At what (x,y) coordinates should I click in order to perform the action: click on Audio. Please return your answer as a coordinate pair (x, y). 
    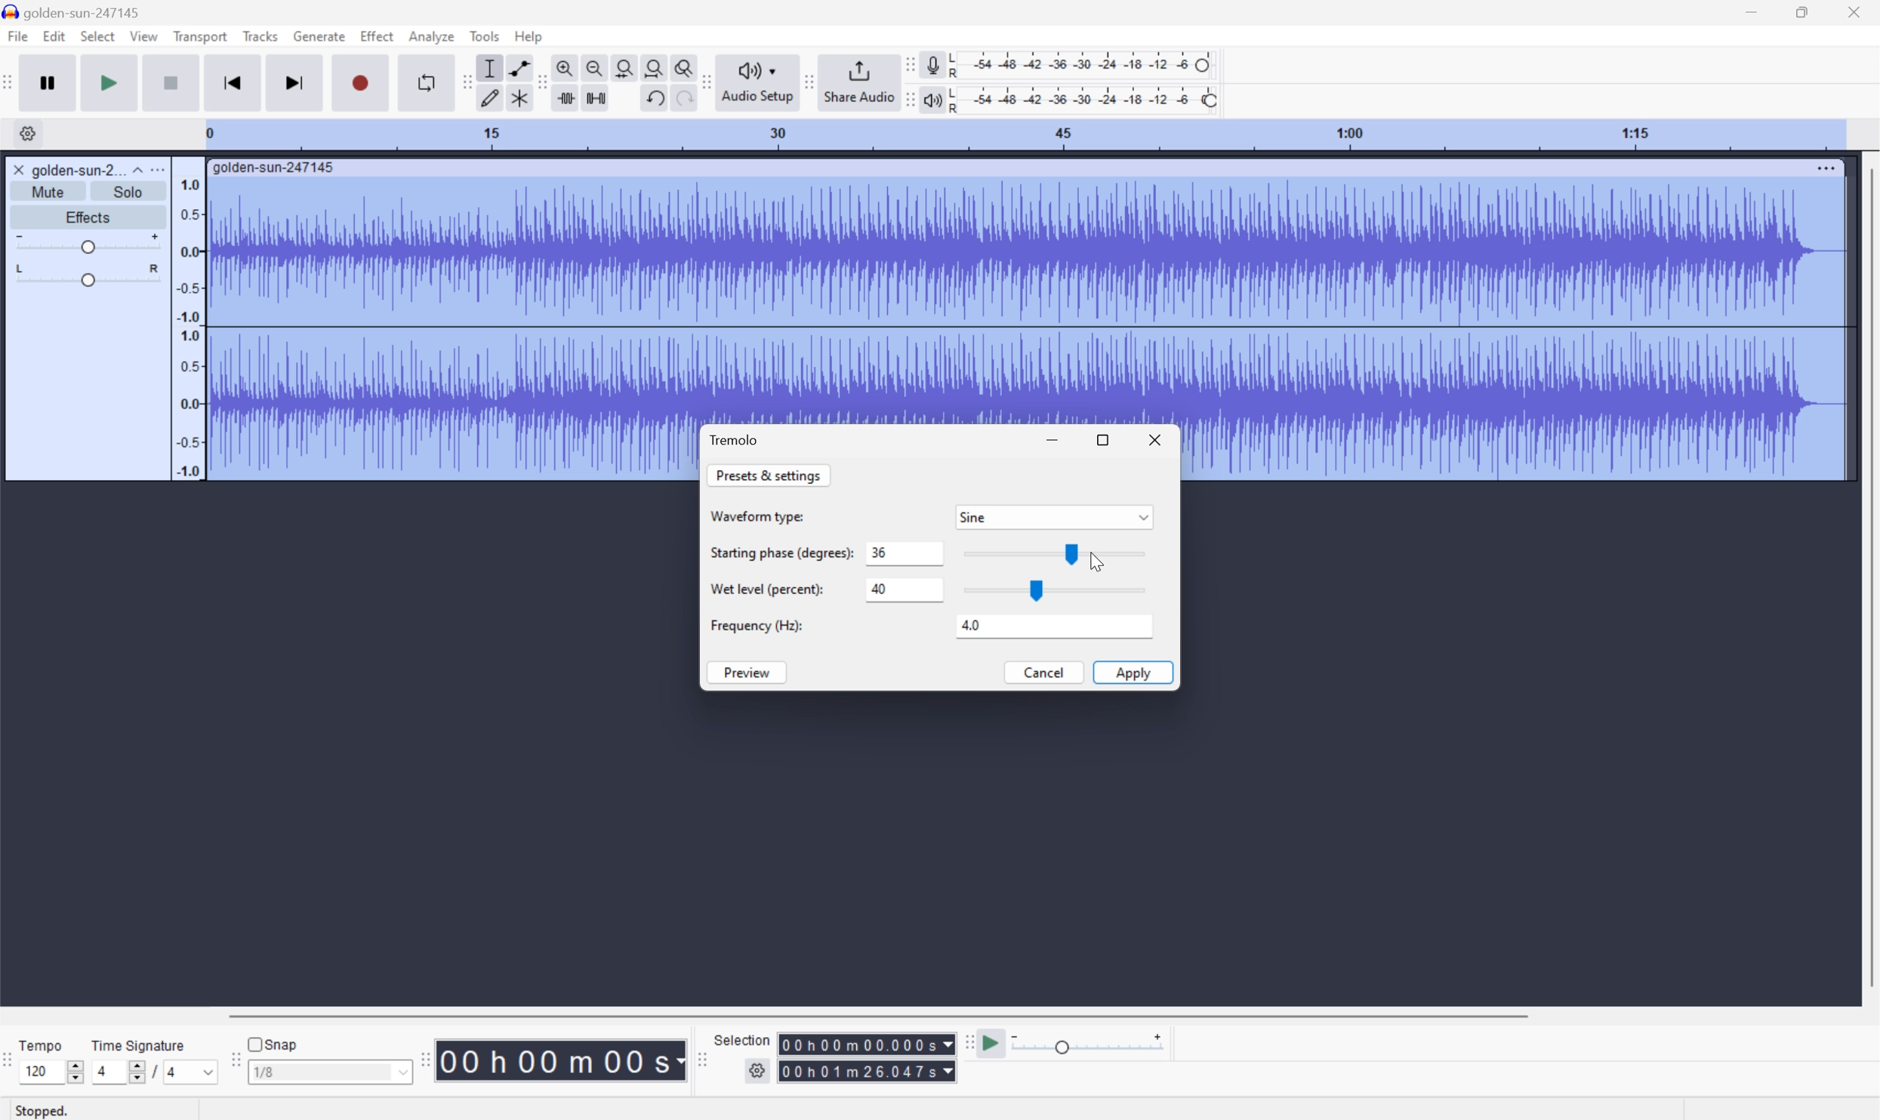
    Looking at the image, I should click on (1026, 302).